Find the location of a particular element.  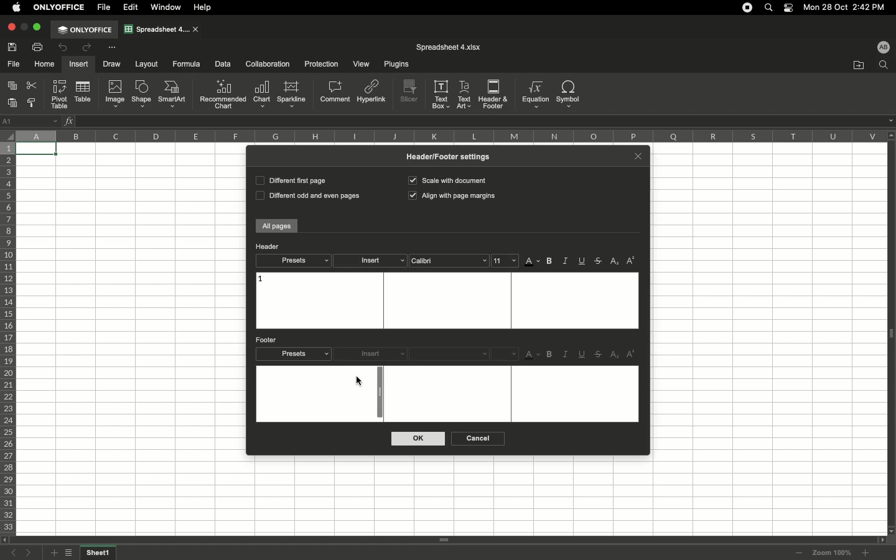

Align with page margins is located at coordinates (453, 197).